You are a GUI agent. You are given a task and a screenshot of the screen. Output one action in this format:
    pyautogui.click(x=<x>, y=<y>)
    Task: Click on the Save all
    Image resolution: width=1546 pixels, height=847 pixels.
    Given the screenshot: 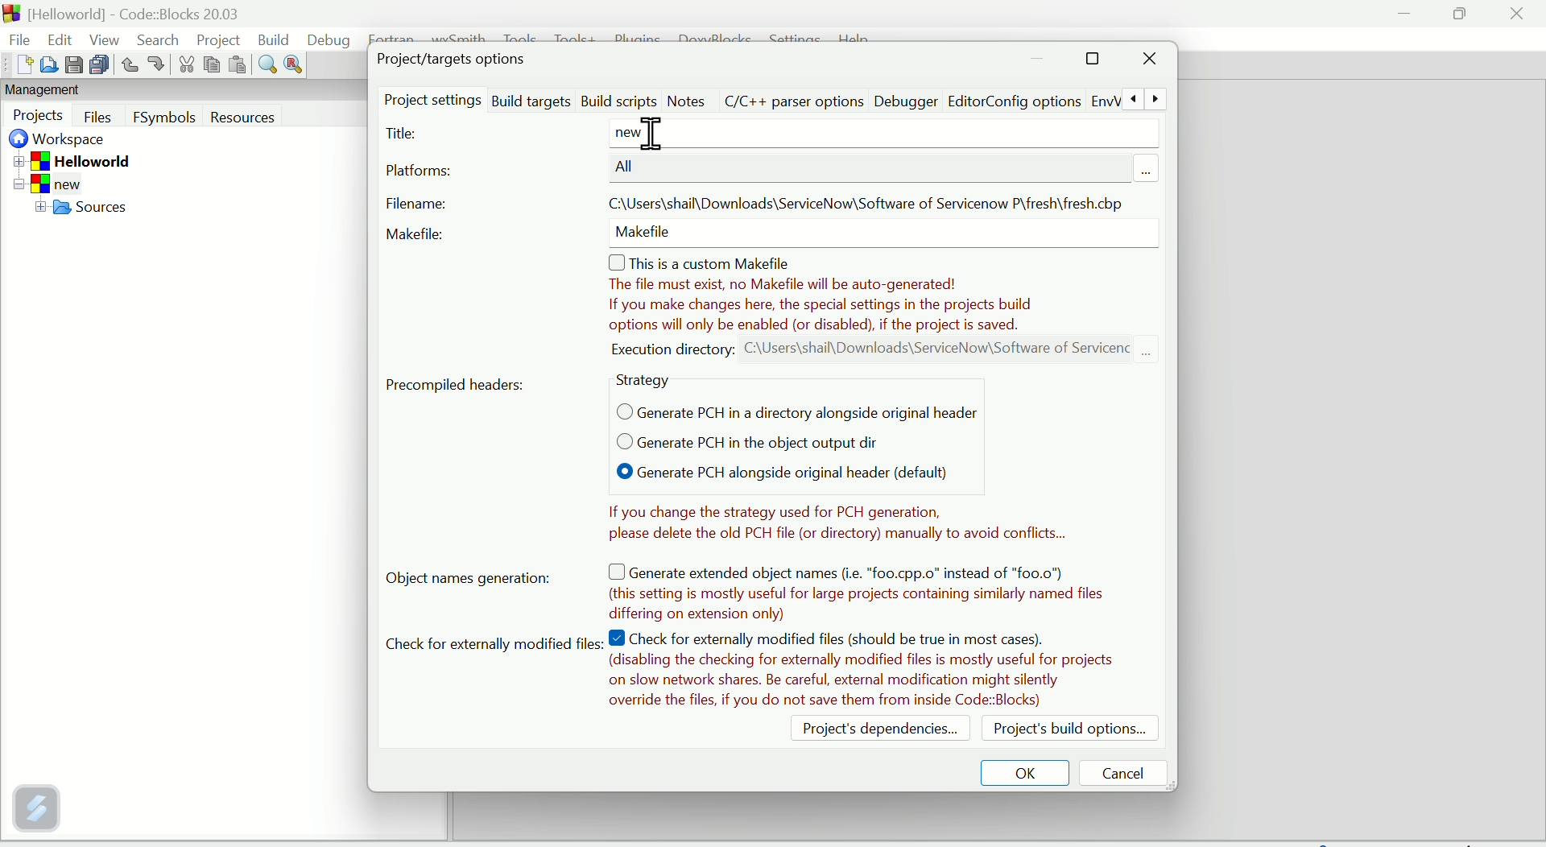 What is the action you would take?
    pyautogui.click(x=102, y=65)
    